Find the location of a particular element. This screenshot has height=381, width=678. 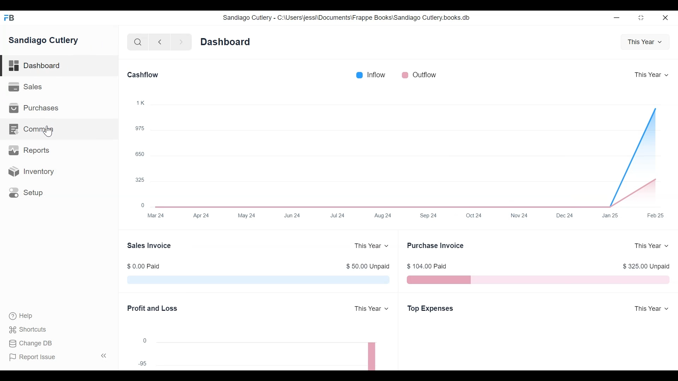

Jan 25 is located at coordinates (608, 216).